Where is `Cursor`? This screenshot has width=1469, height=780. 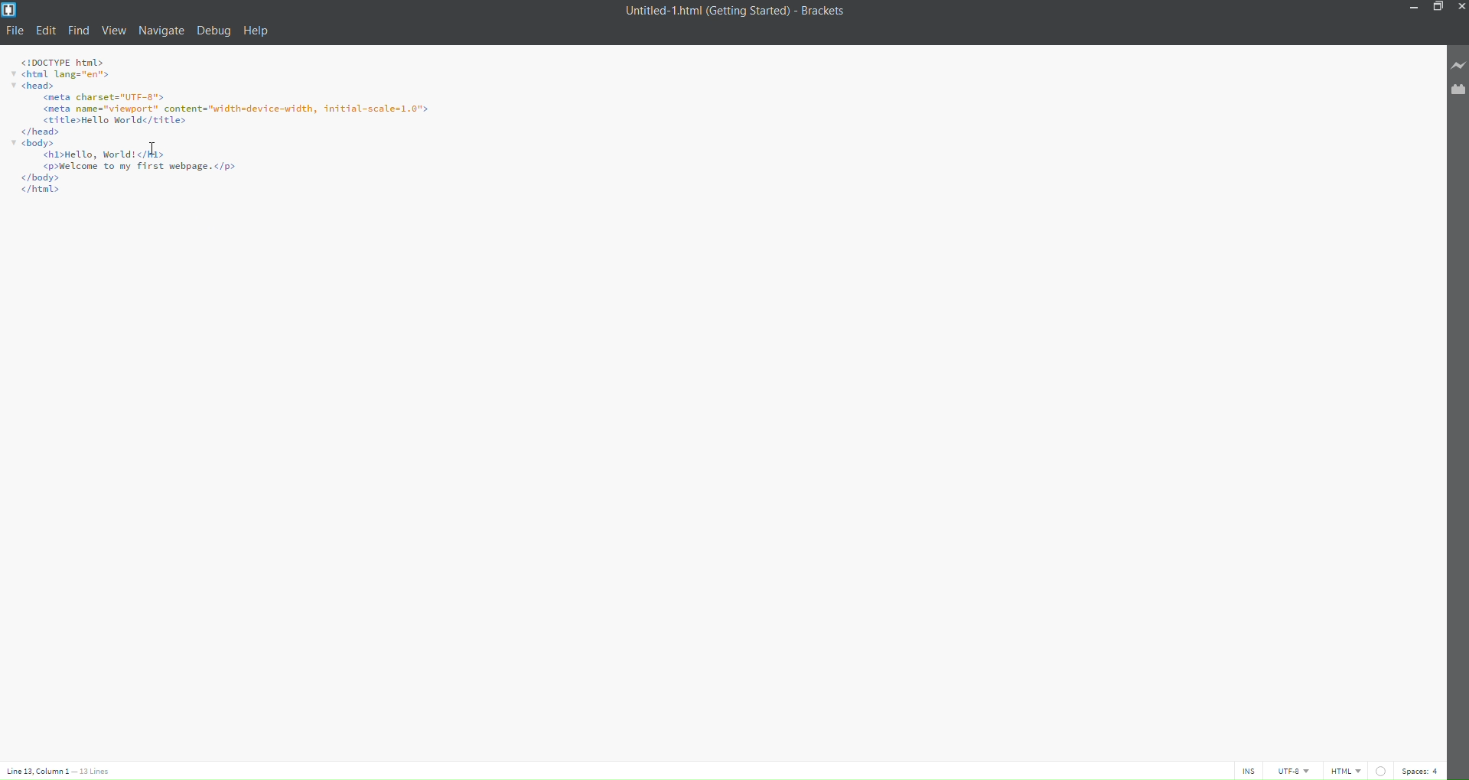 Cursor is located at coordinates (158, 151).